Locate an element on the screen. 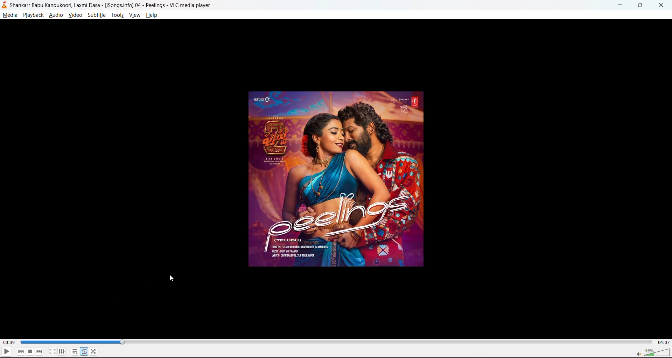 This screenshot has height=358, width=672. playback is located at coordinates (33, 16).